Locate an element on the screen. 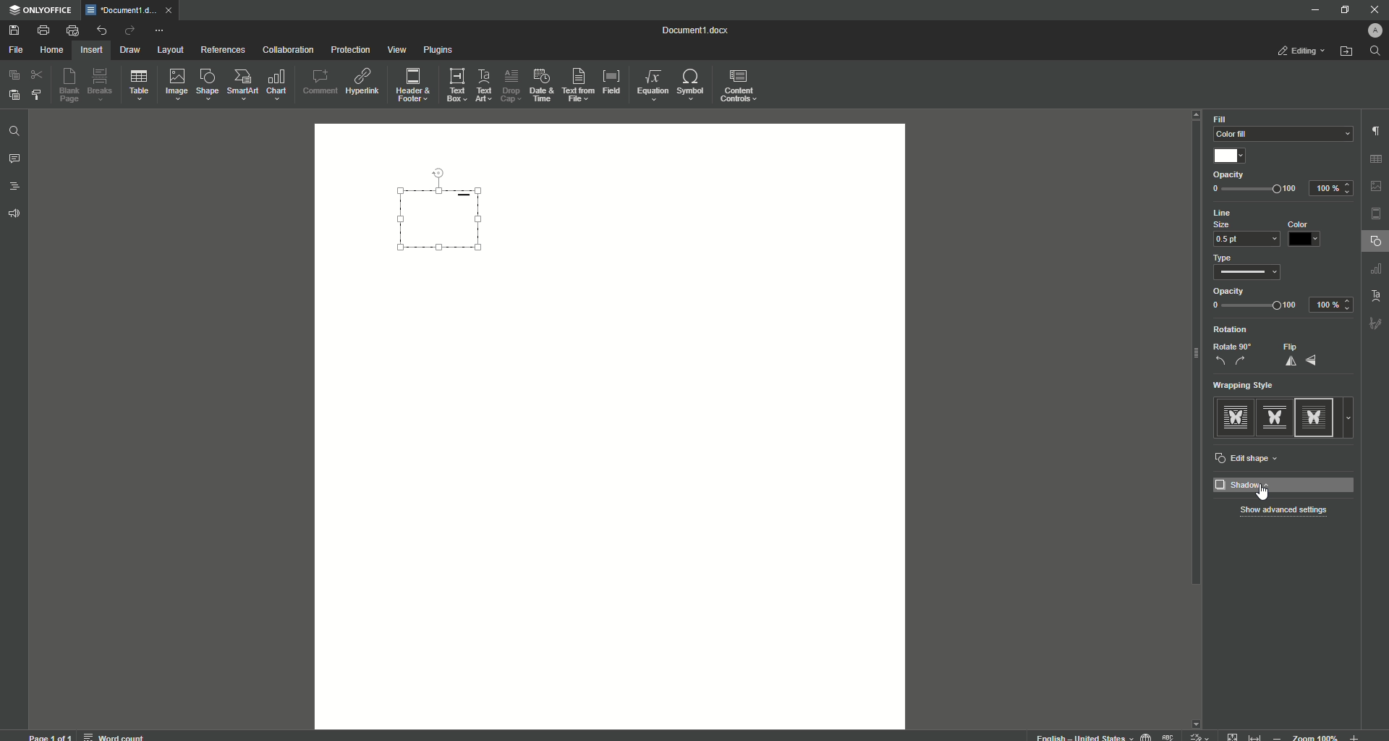 The image size is (1389, 741). 100% is located at coordinates (1331, 305).